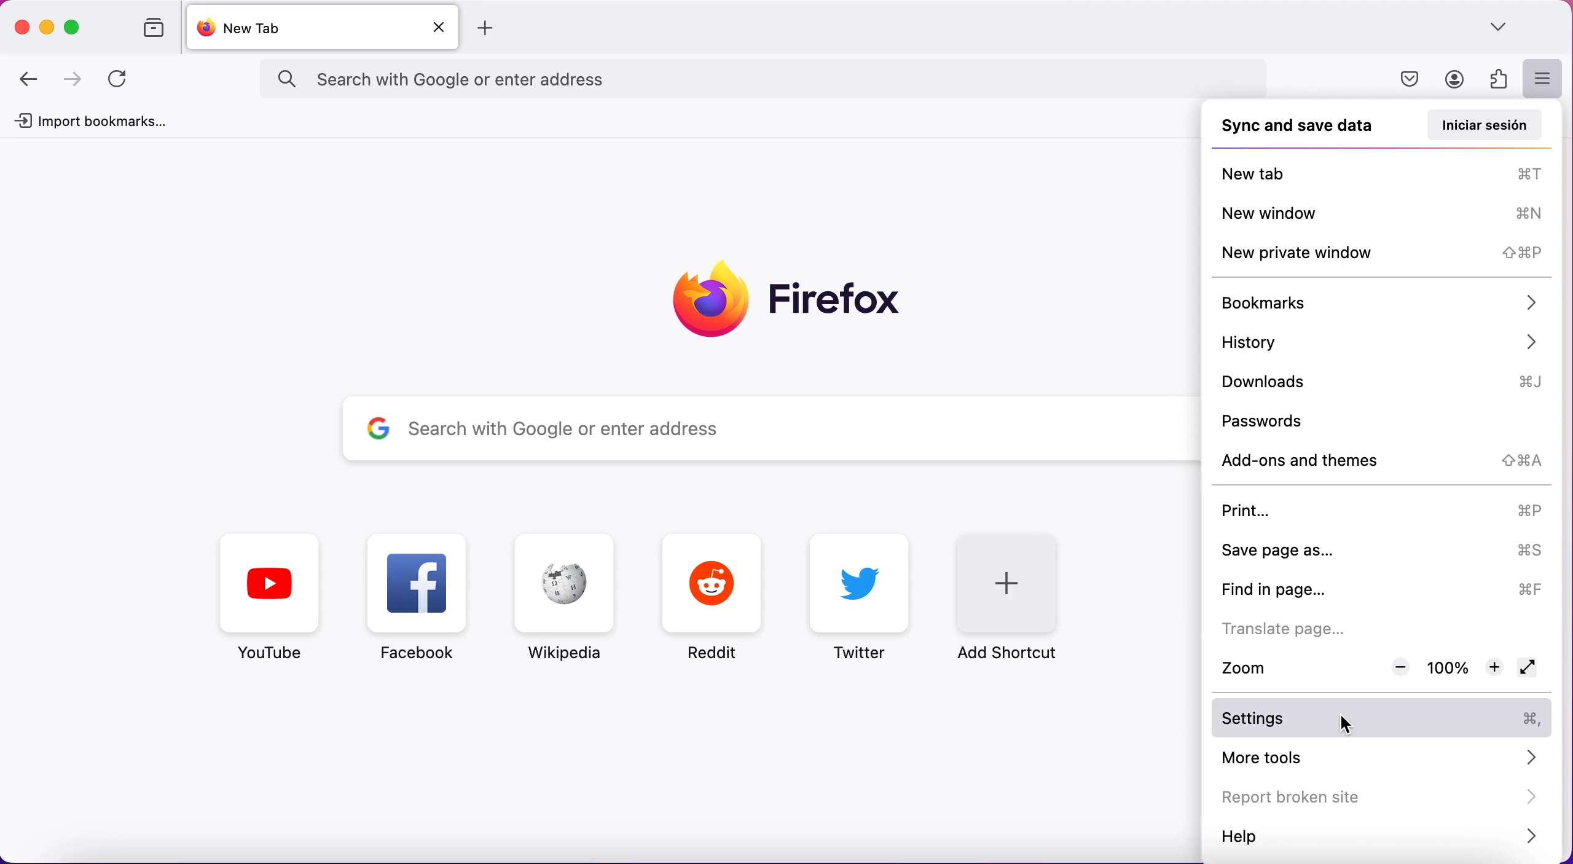 This screenshot has height=864, width=1573. I want to click on new private window, so click(1378, 251).